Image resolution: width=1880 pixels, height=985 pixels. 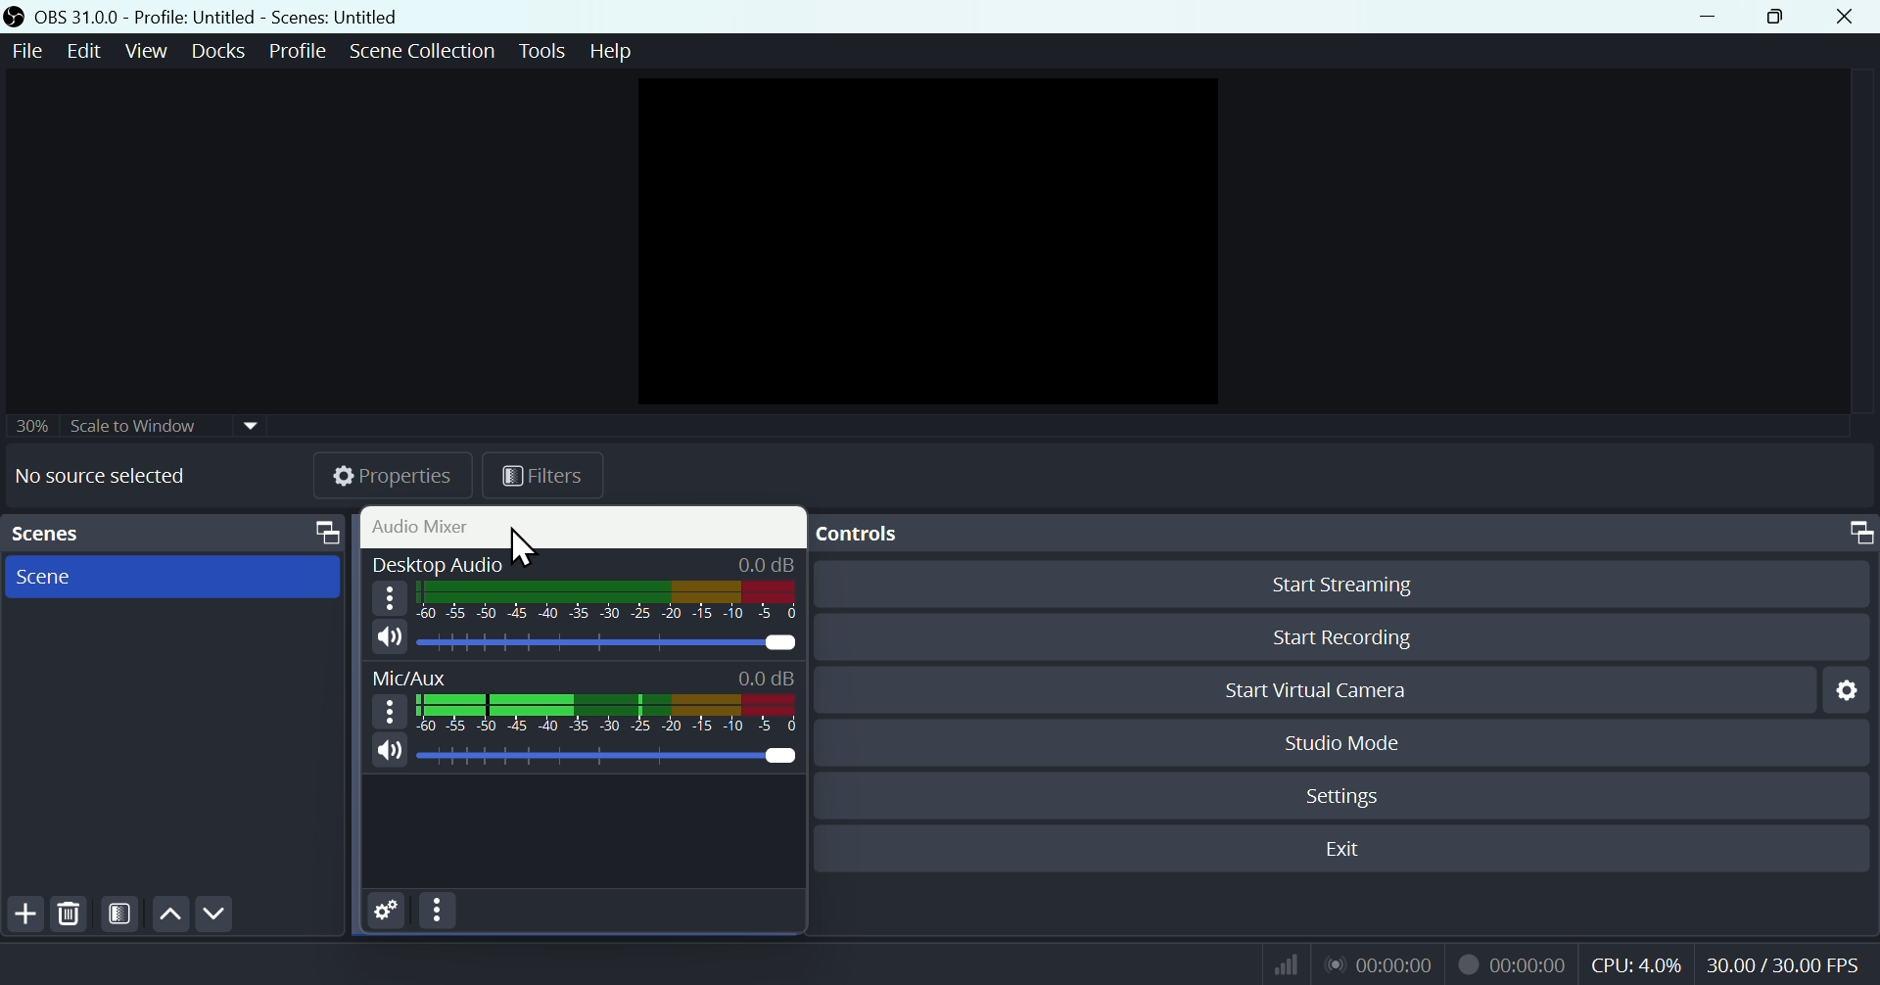 What do you see at coordinates (613, 50) in the screenshot?
I see `help` at bounding box center [613, 50].